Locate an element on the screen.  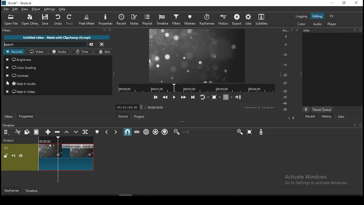
player is located at coordinates (36, 9).